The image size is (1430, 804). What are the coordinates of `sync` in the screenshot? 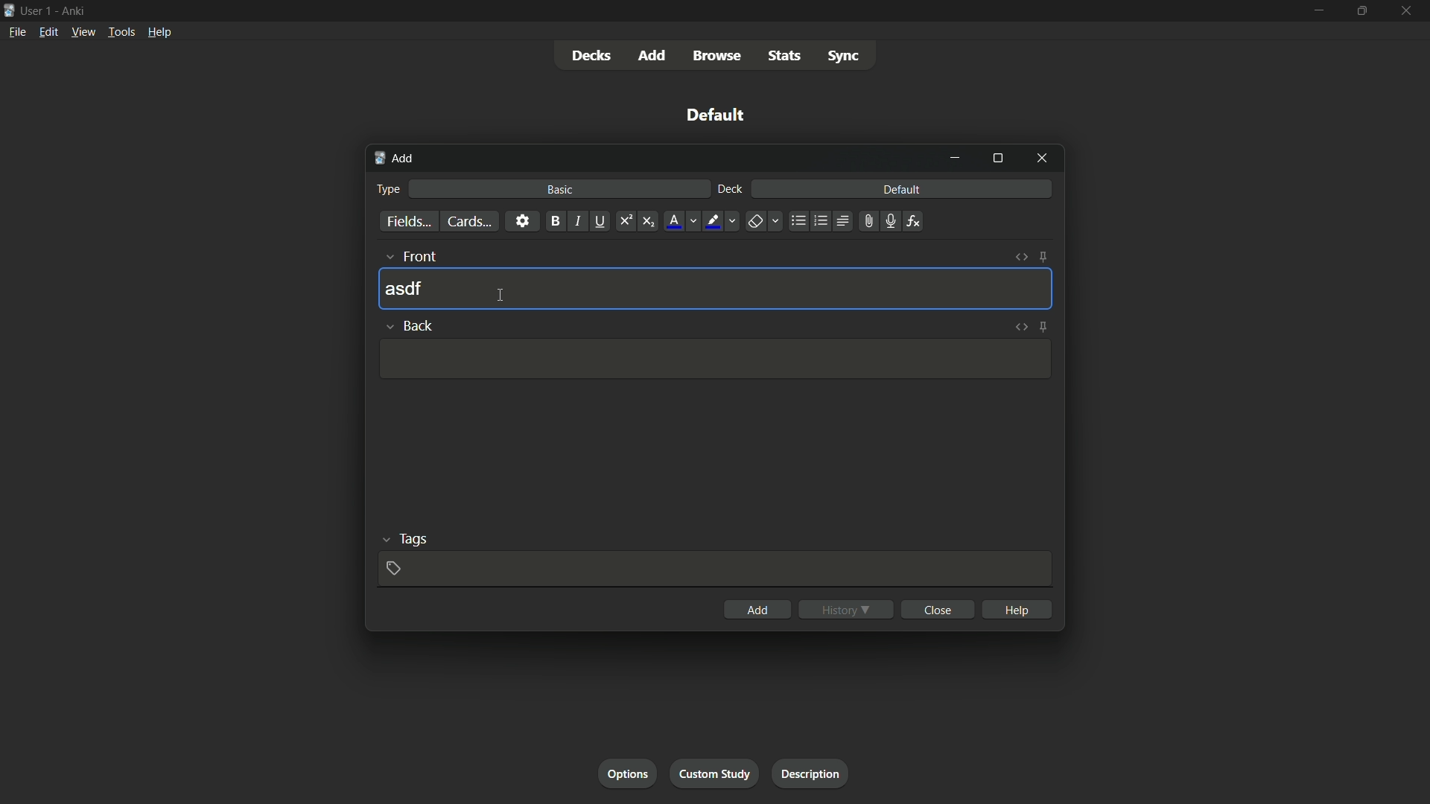 It's located at (844, 56).